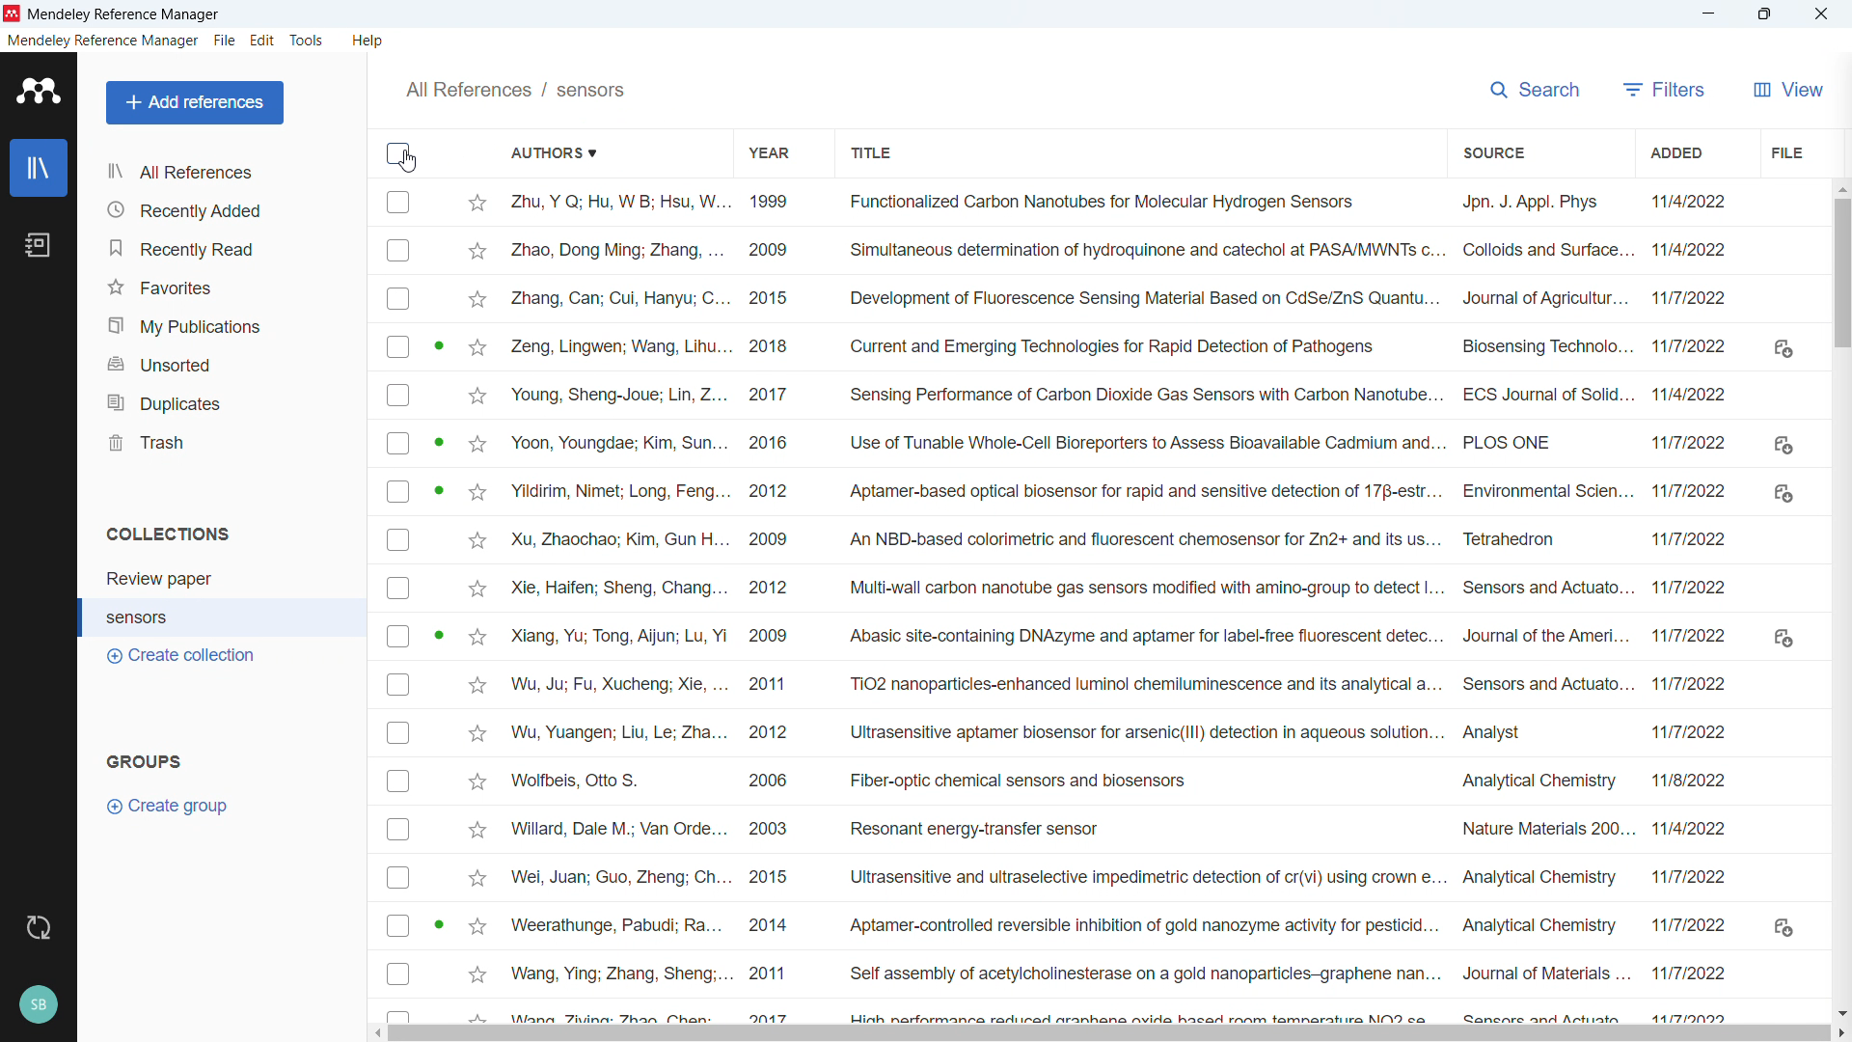 The width and height of the screenshot is (1852, 1042). I want to click on notebook, so click(40, 245).